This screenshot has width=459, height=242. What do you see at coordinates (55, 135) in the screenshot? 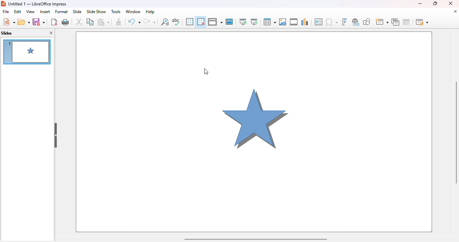
I see `hide` at bounding box center [55, 135].